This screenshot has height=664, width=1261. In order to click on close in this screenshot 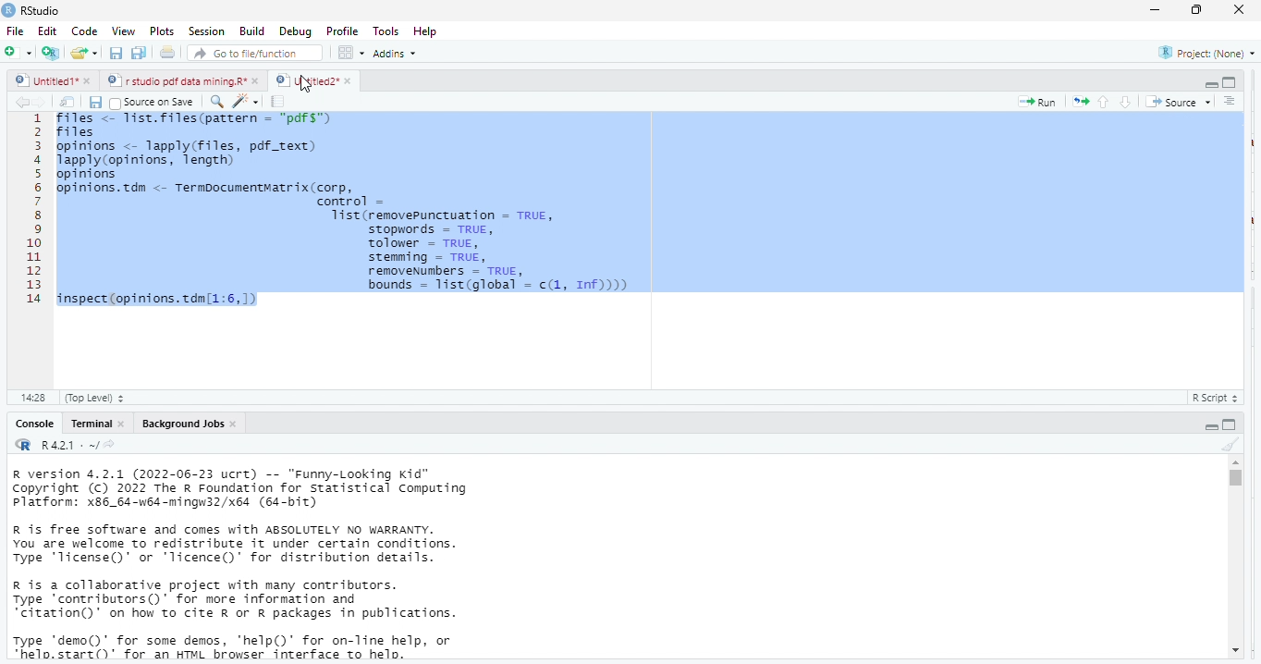, I will do `click(122, 424)`.